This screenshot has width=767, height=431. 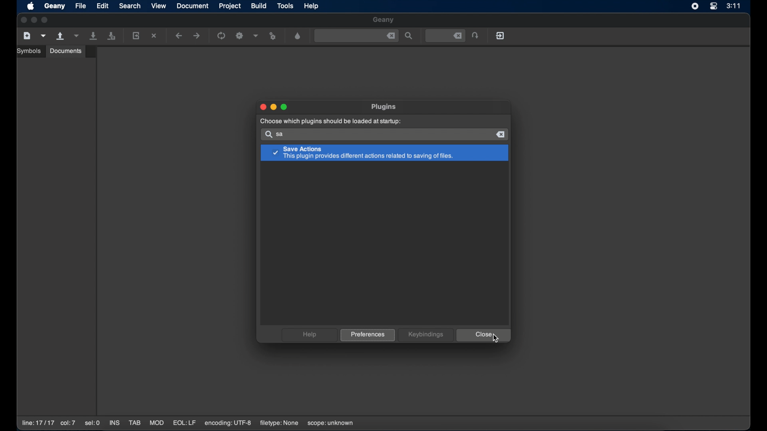 What do you see at coordinates (228, 423) in the screenshot?
I see `encoding: UTF-8` at bounding box center [228, 423].